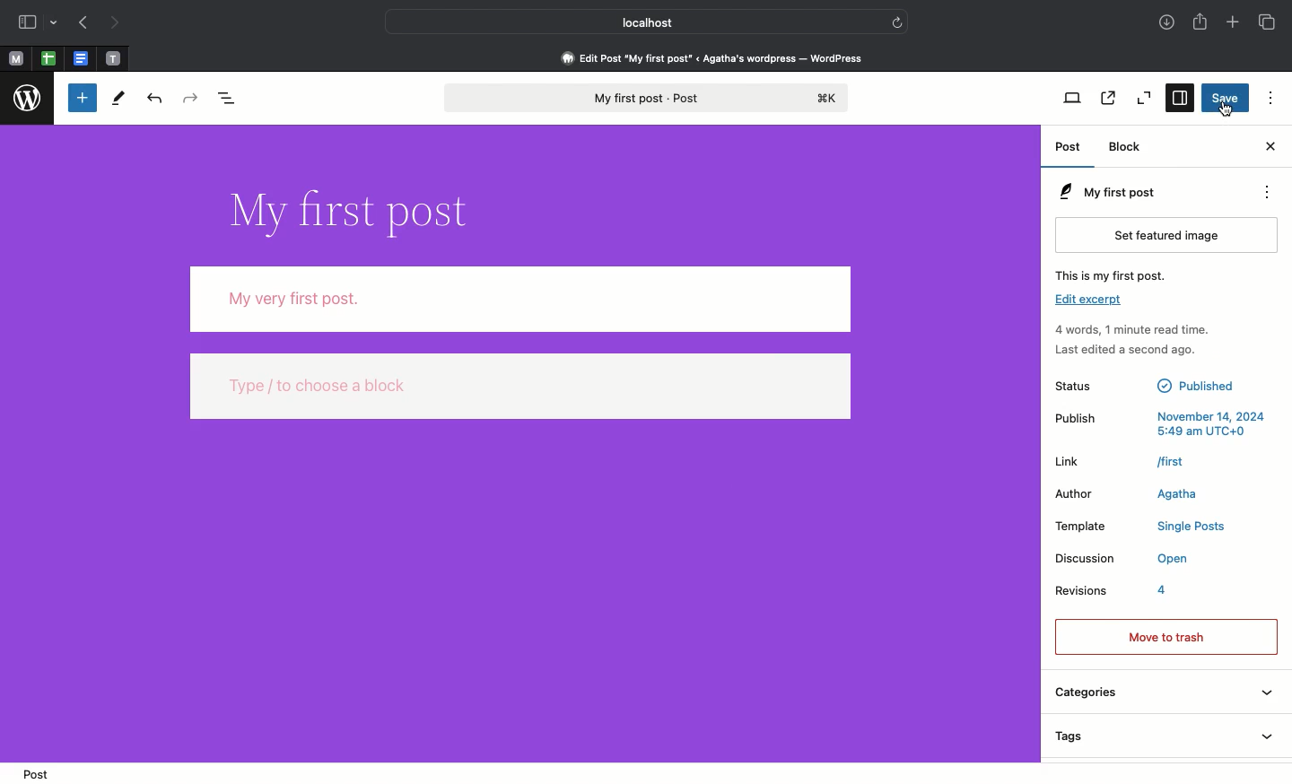  I want to click on Set featured image, so click(1170, 234).